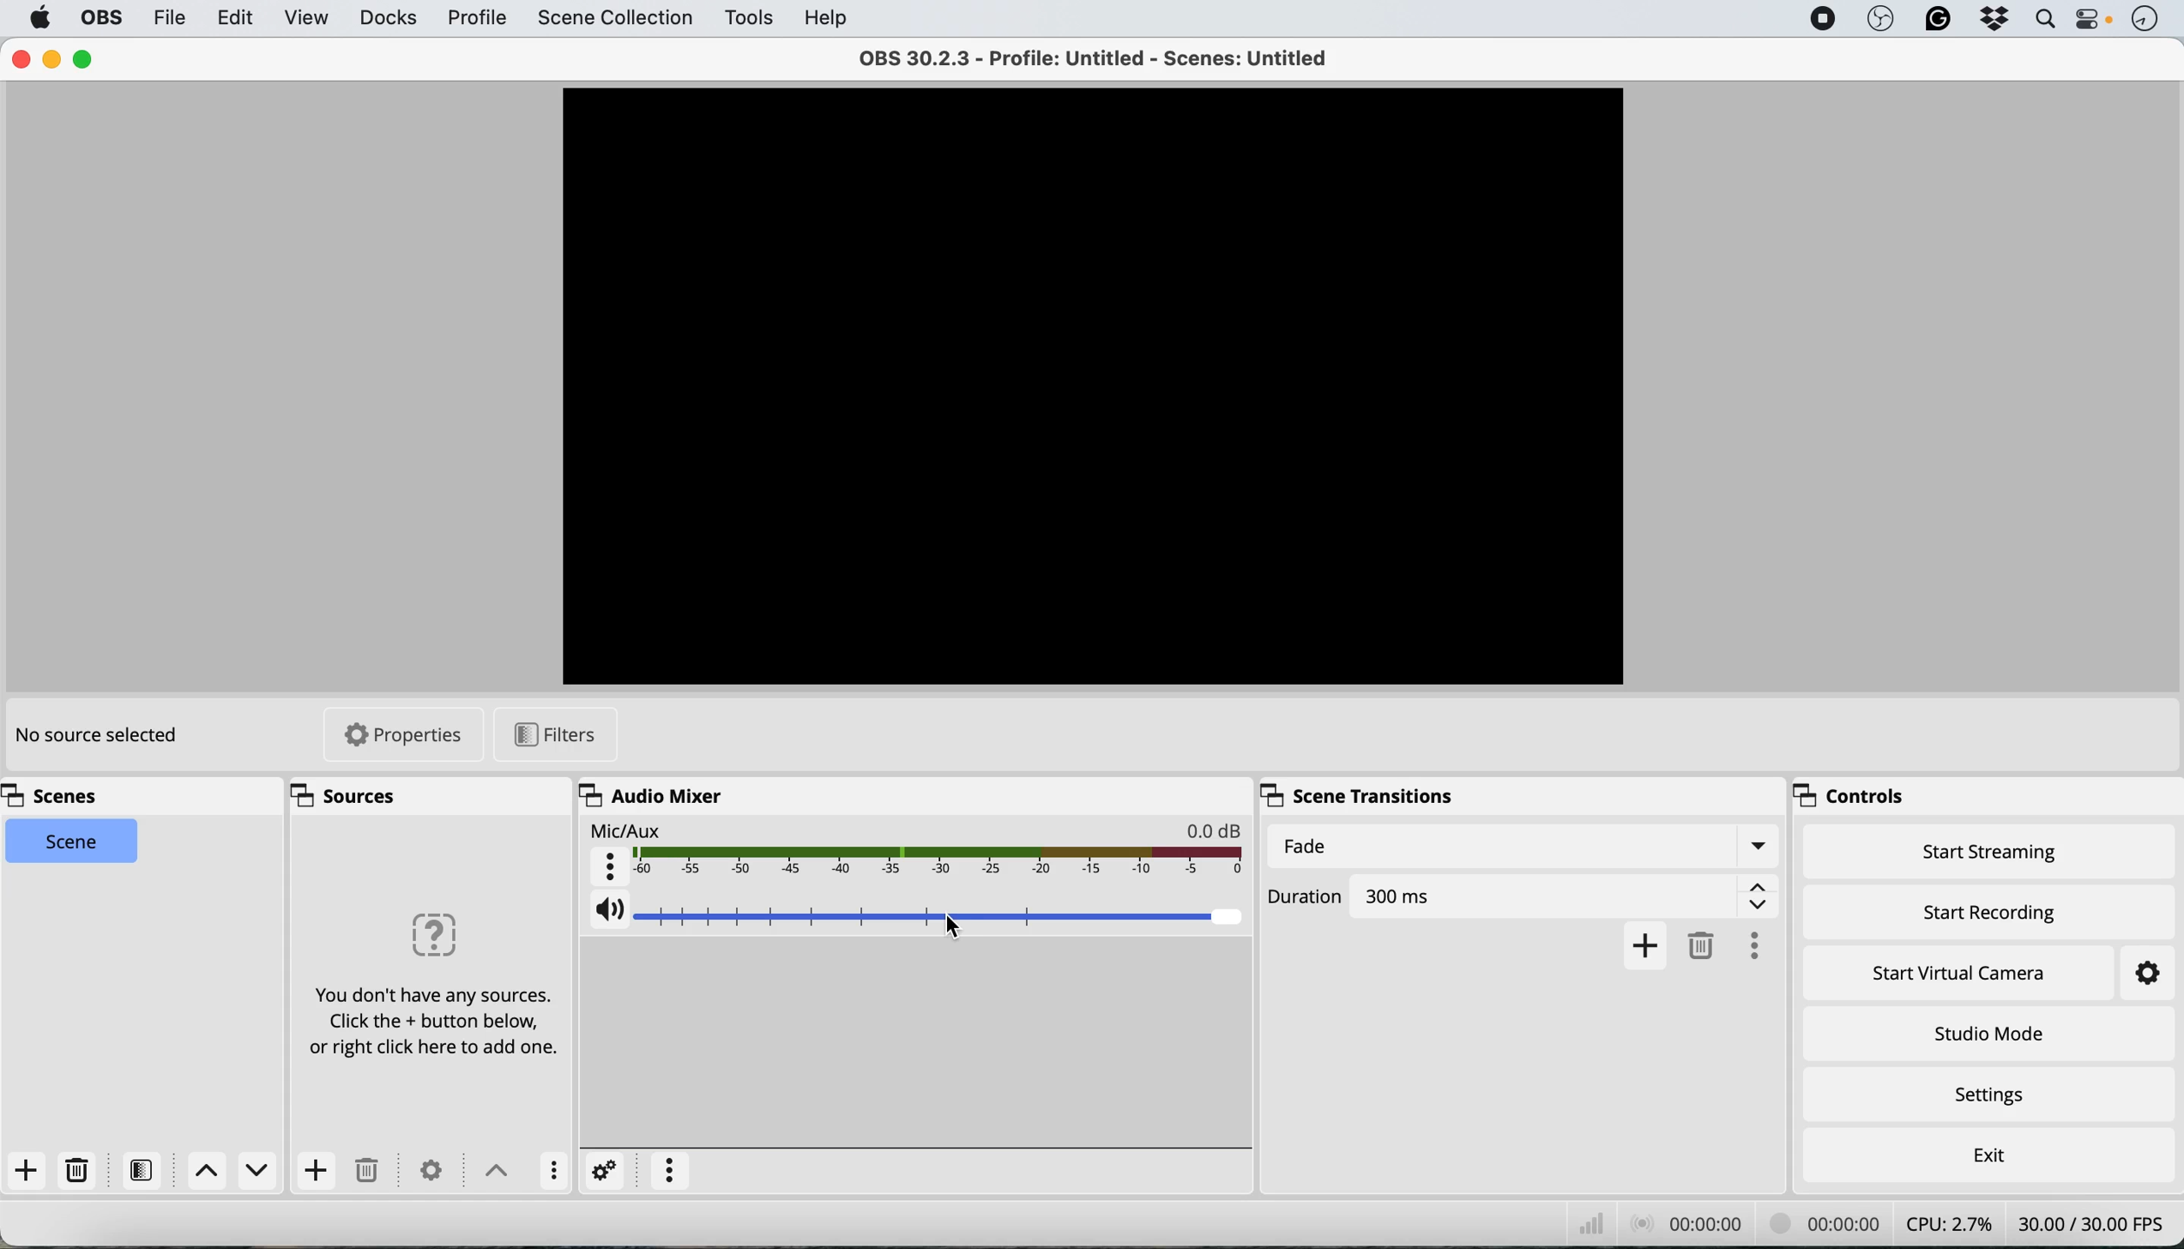 The image size is (2184, 1249). I want to click on filters, so click(552, 739).